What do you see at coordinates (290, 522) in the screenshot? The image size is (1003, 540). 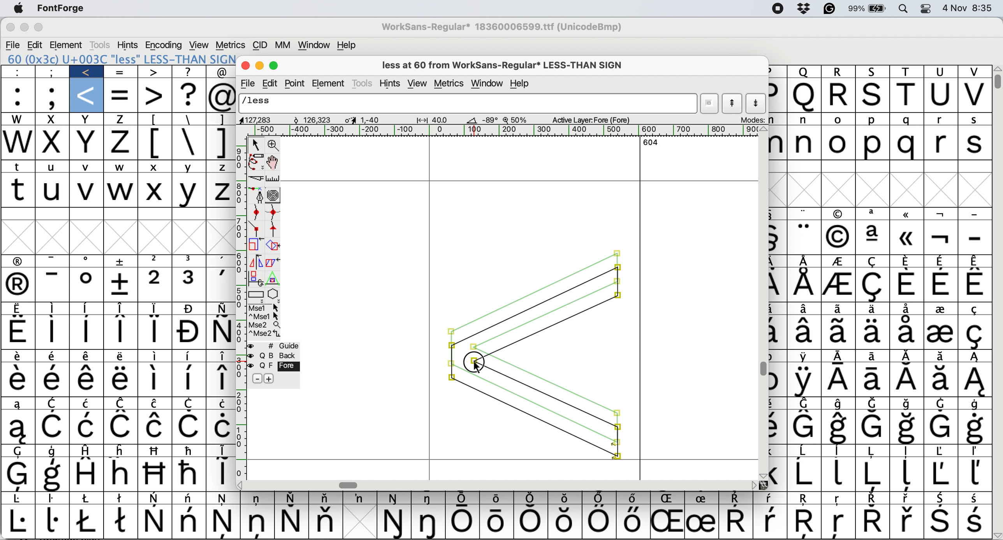 I see `Symbol` at bounding box center [290, 522].